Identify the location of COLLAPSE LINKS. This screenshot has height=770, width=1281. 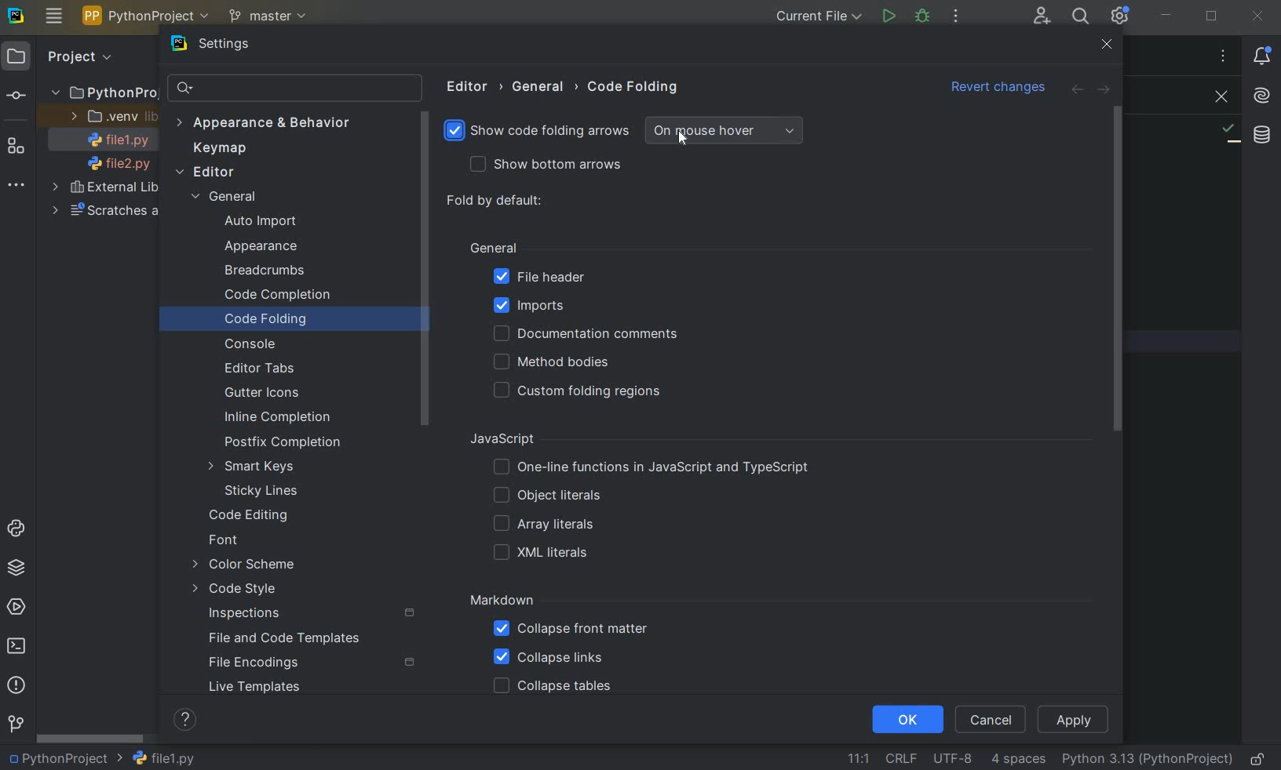
(549, 658).